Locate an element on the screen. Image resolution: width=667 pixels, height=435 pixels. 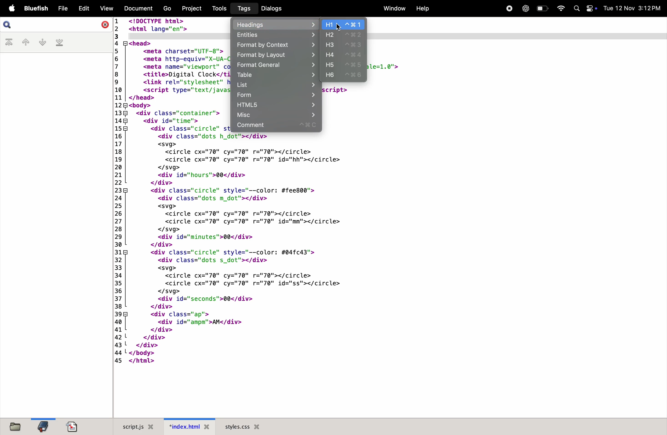
dialogs is located at coordinates (271, 8).